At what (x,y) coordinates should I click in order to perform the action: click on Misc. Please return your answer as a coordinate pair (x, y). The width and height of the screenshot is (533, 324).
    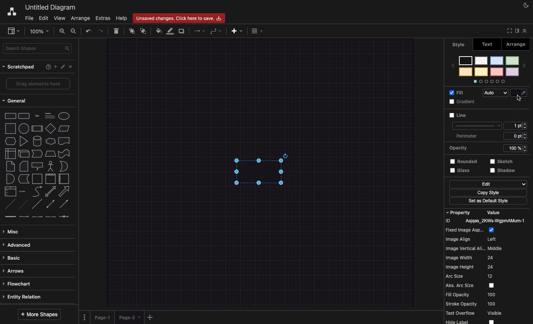
    Looking at the image, I should click on (13, 230).